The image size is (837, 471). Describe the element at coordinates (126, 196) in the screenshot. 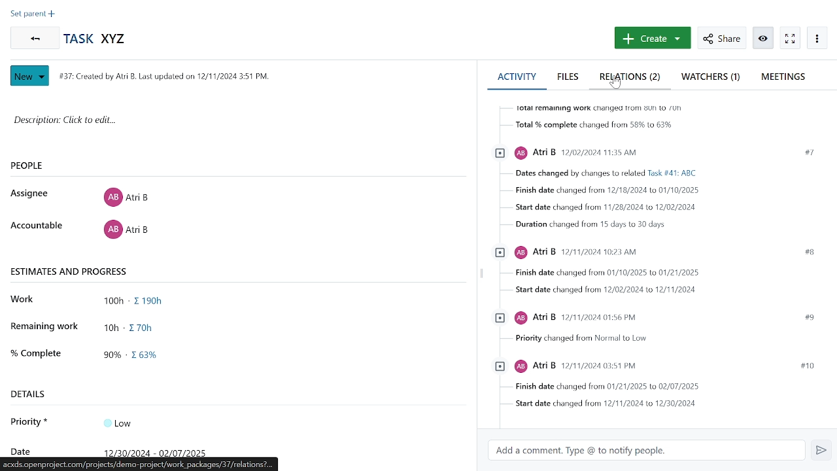

I see `Assignee` at that location.